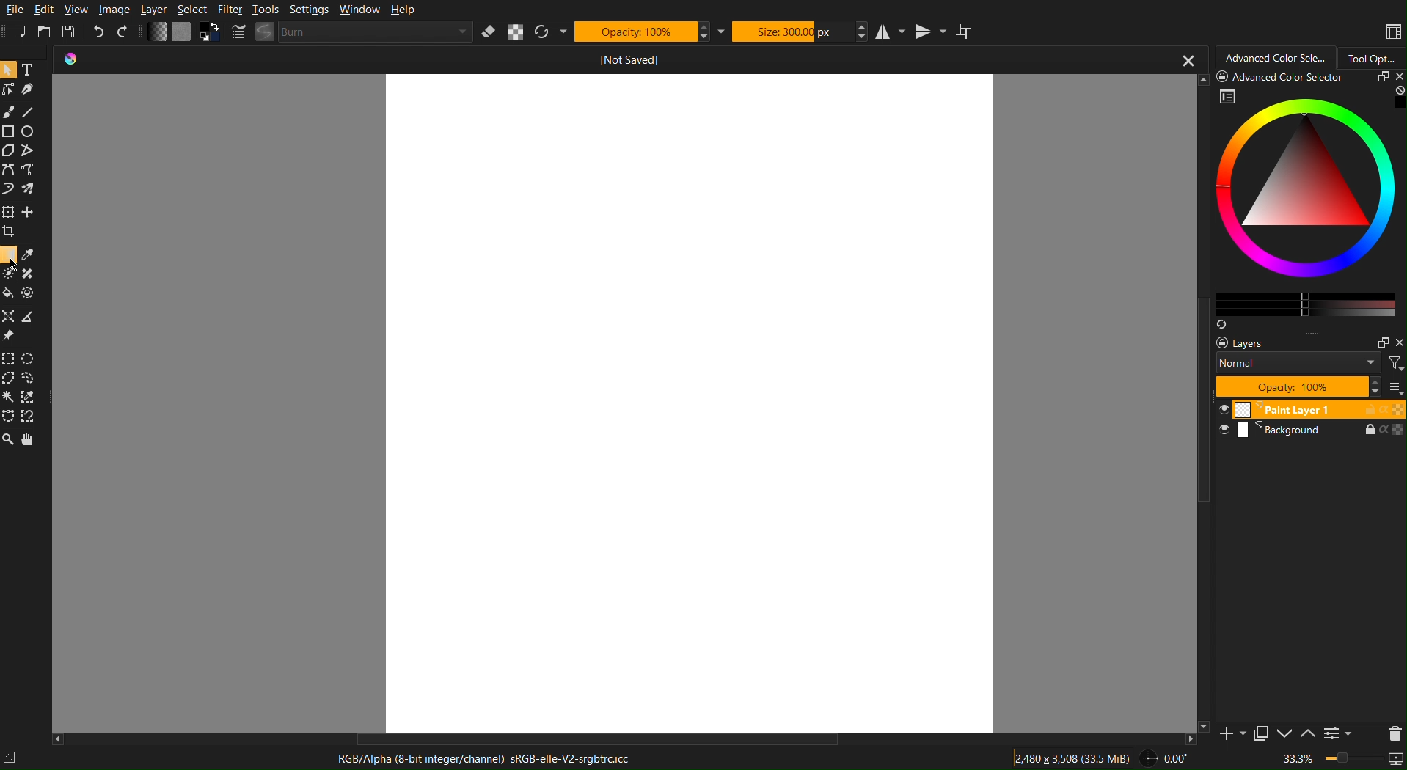  What do you see at coordinates (929, 30) in the screenshot?
I see `Vertical Mirror` at bounding box center [929, 30].